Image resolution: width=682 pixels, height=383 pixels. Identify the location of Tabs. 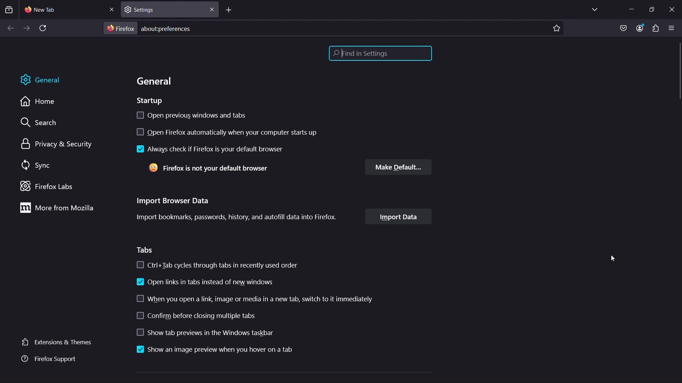
(145, 250).